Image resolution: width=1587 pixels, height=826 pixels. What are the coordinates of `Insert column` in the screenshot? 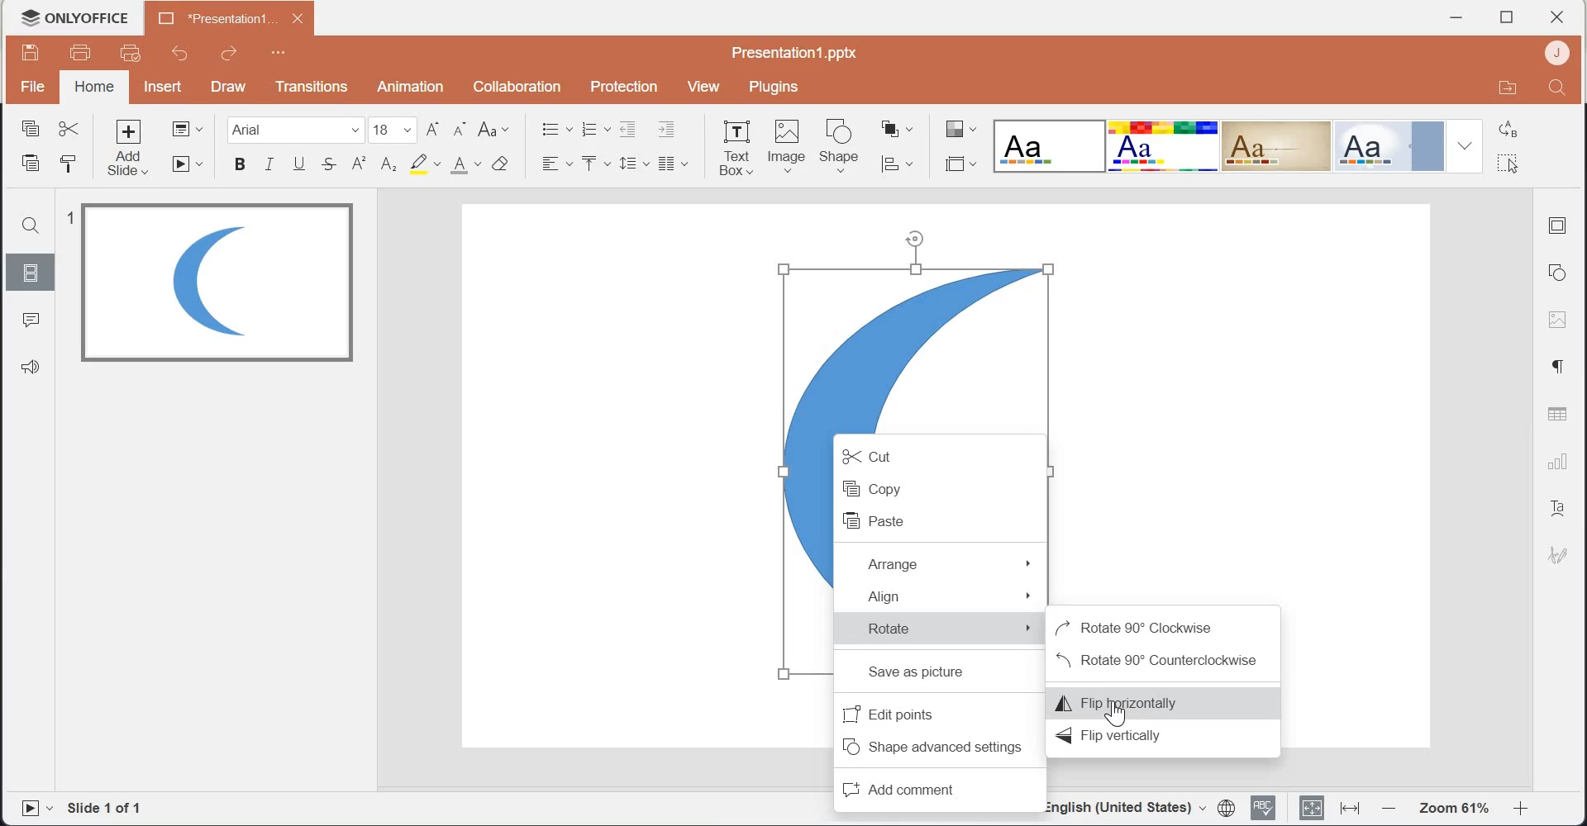 It's located at (675, 164).